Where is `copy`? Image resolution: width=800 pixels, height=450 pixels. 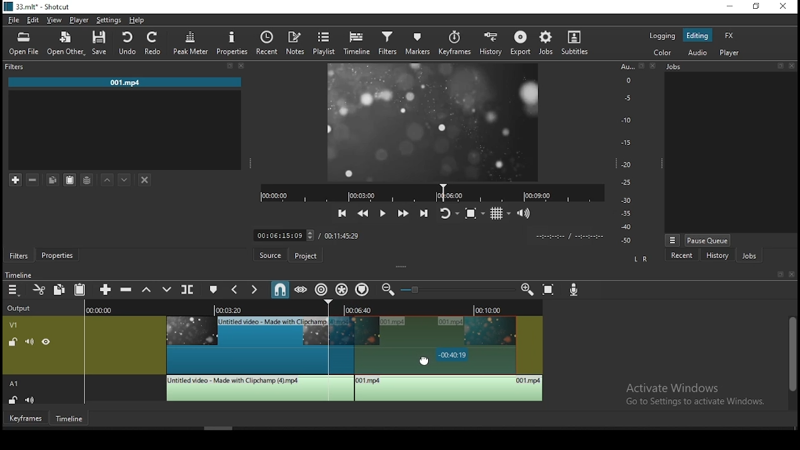 copy is located at coordinates (62, 289).